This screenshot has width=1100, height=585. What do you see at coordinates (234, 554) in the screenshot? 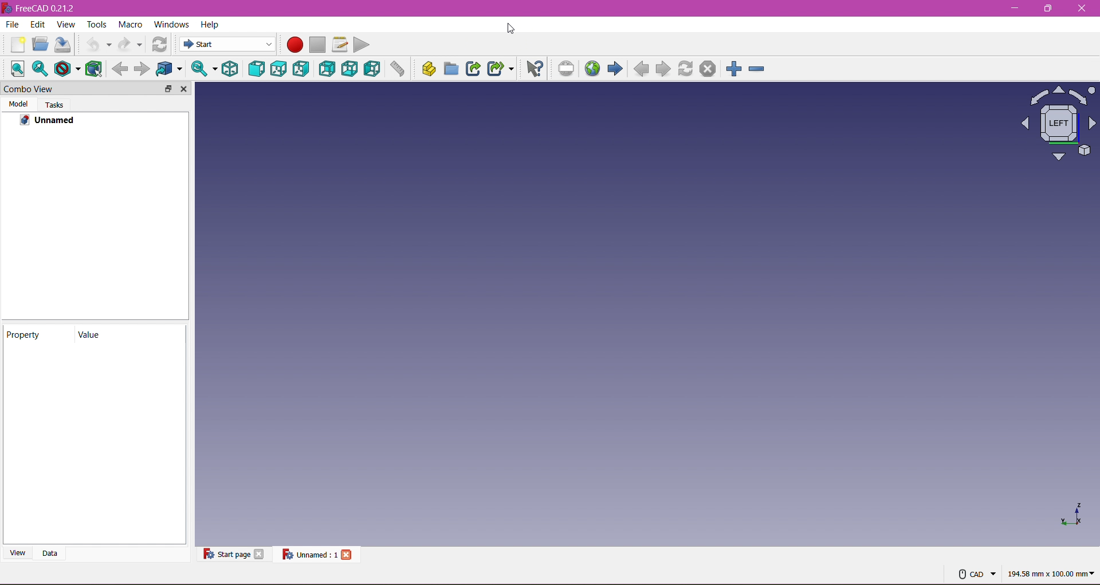
I see `Start page` at bounding box center [234, 554].